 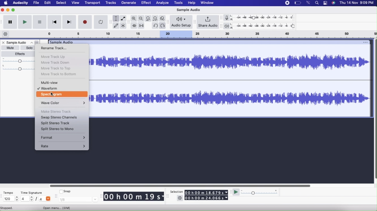 I want to click on Skip to start, so click(x=55, y=22).